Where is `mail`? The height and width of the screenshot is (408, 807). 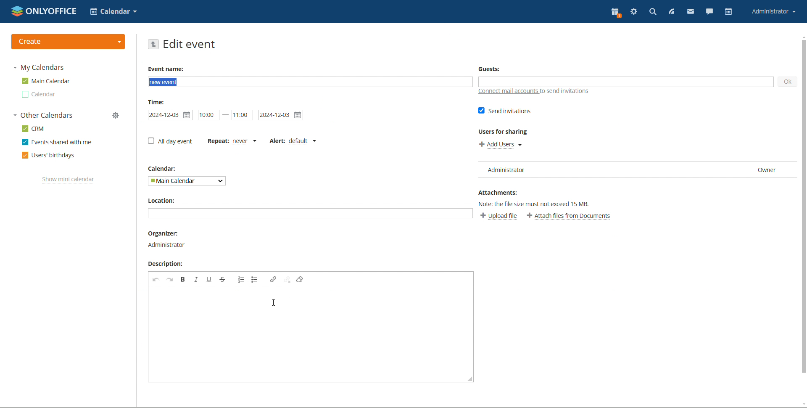
mail is located at coordinates (691, 11).